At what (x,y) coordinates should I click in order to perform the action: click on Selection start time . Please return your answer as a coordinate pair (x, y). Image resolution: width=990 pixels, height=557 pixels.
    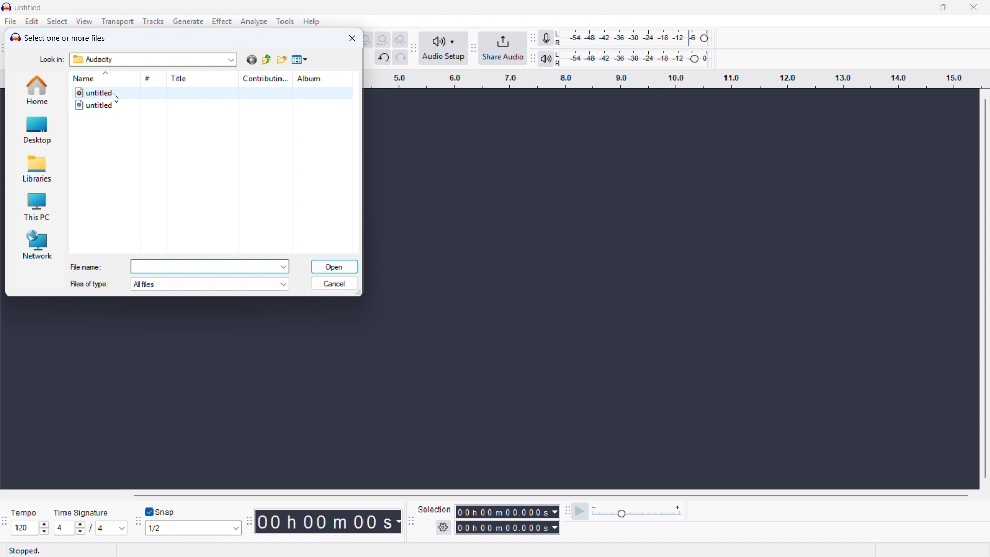
    Looking at the image, I should click on (508, 512).